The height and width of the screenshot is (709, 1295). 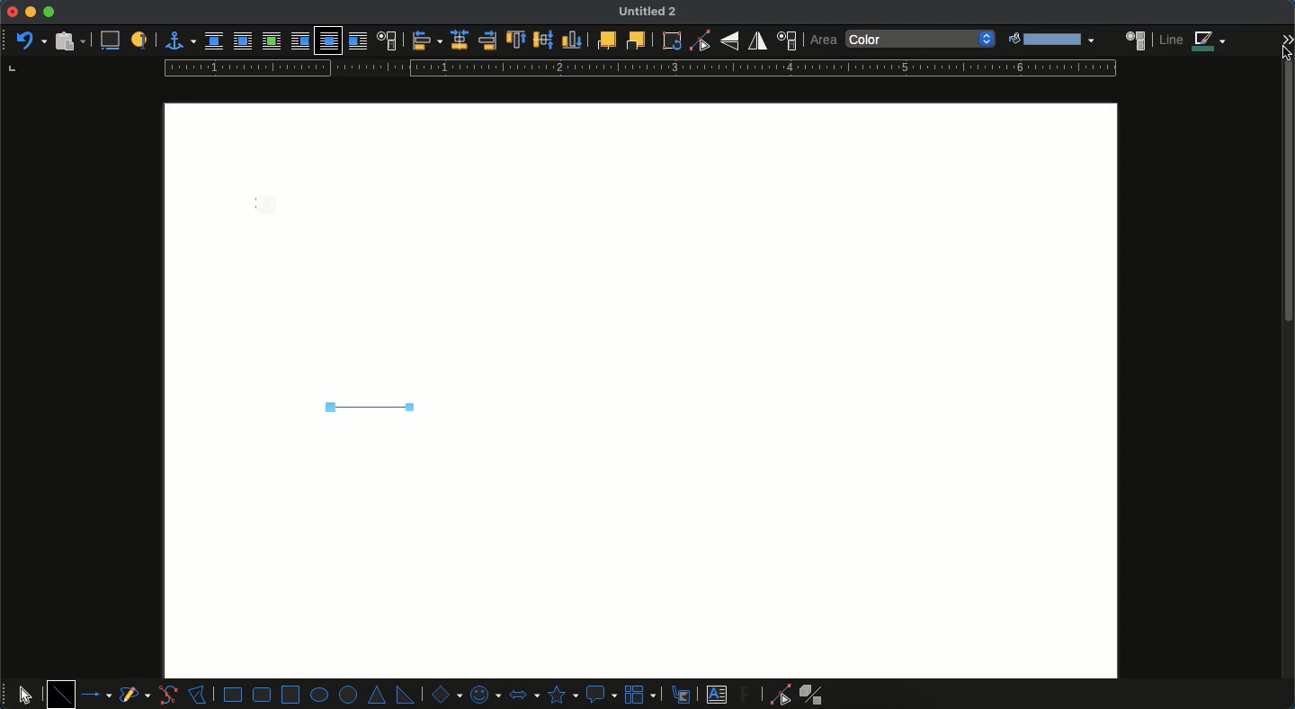 What do you see at coordinates (444, 694) in the screenshot?
I see `basic shapes` at bounding box center [444, 694].